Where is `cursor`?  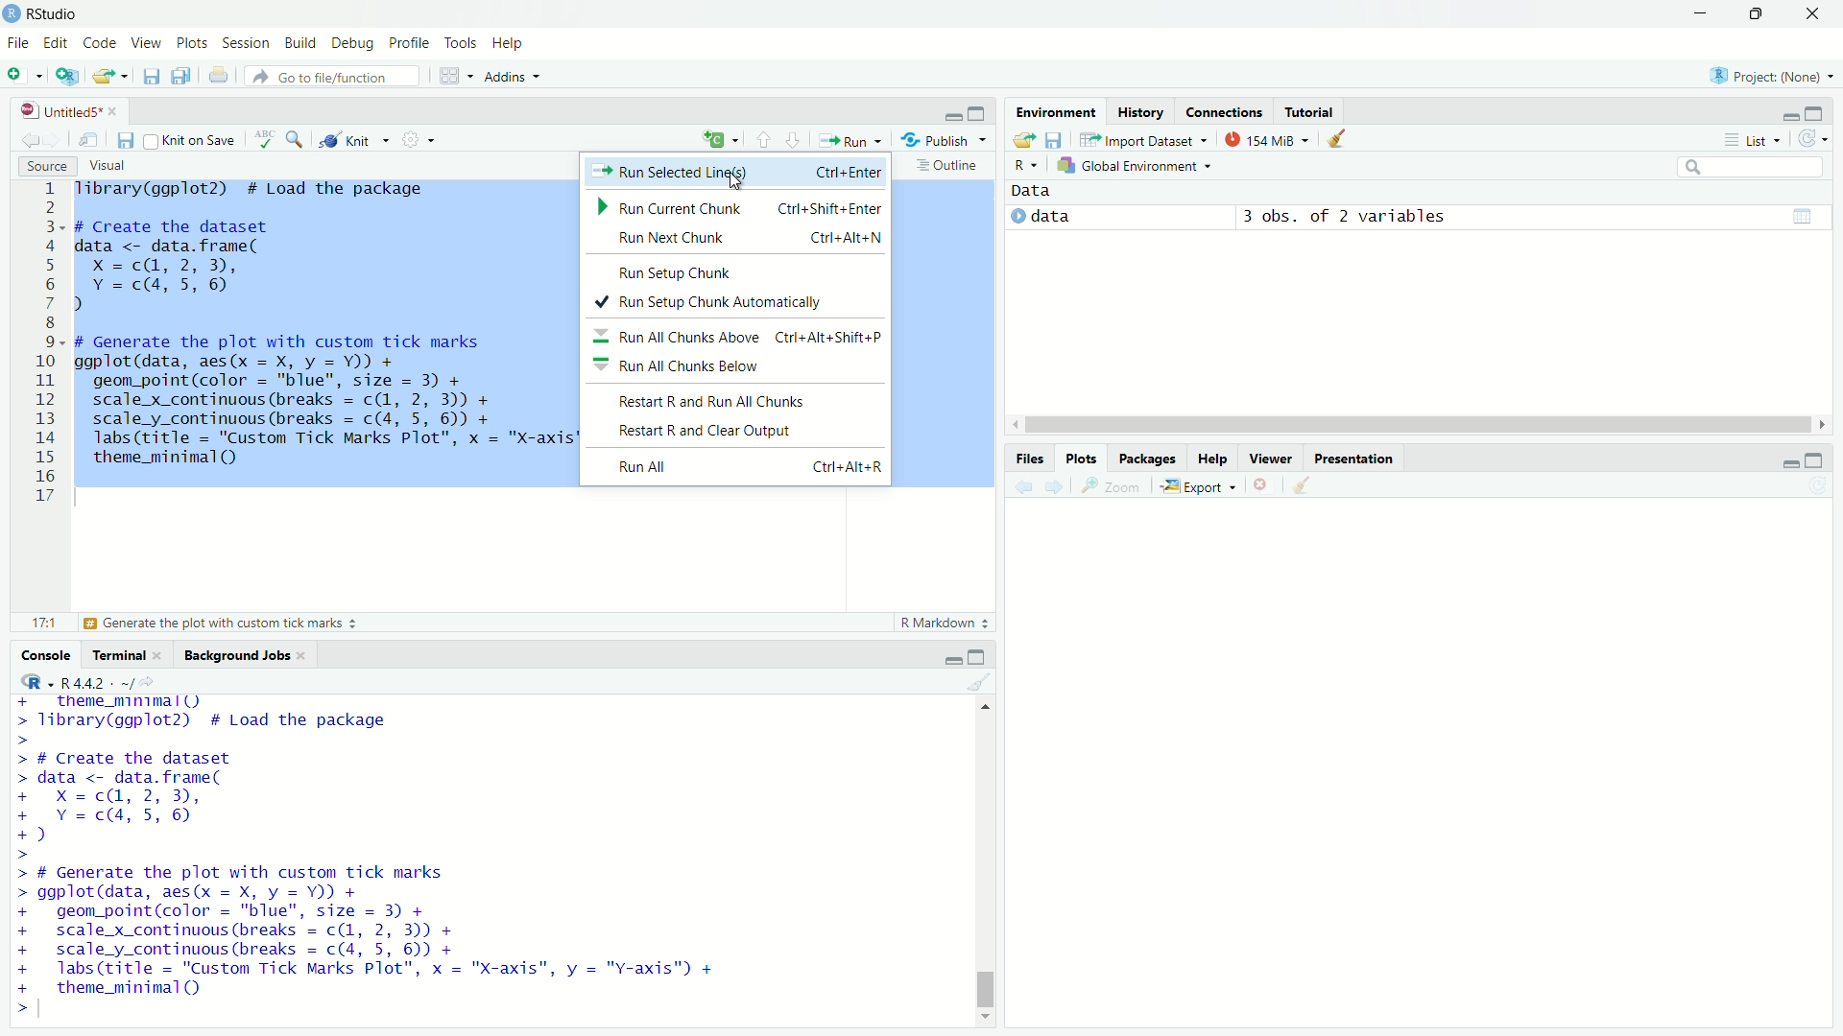 cursor is located at coordinates (745, 181).